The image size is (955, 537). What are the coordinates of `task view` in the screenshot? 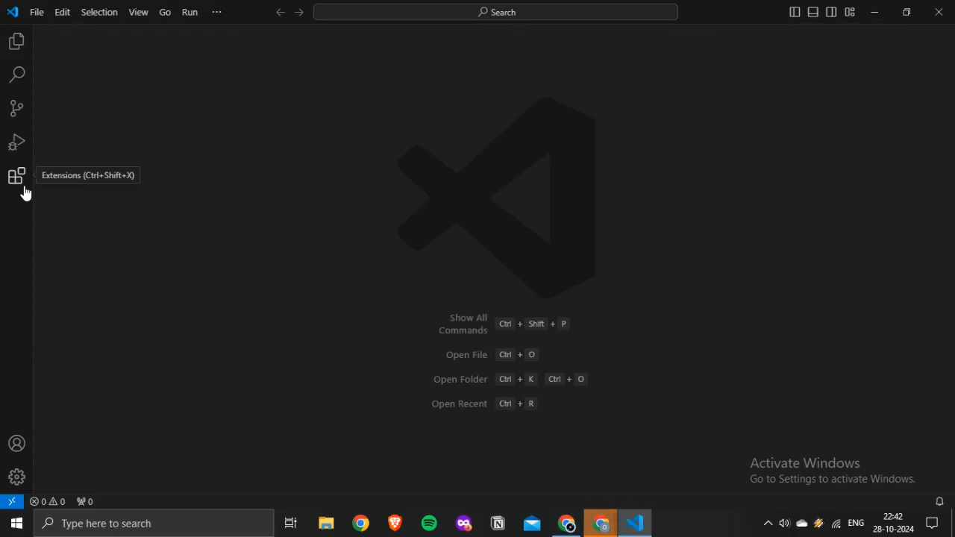 It's located at (292, 522).